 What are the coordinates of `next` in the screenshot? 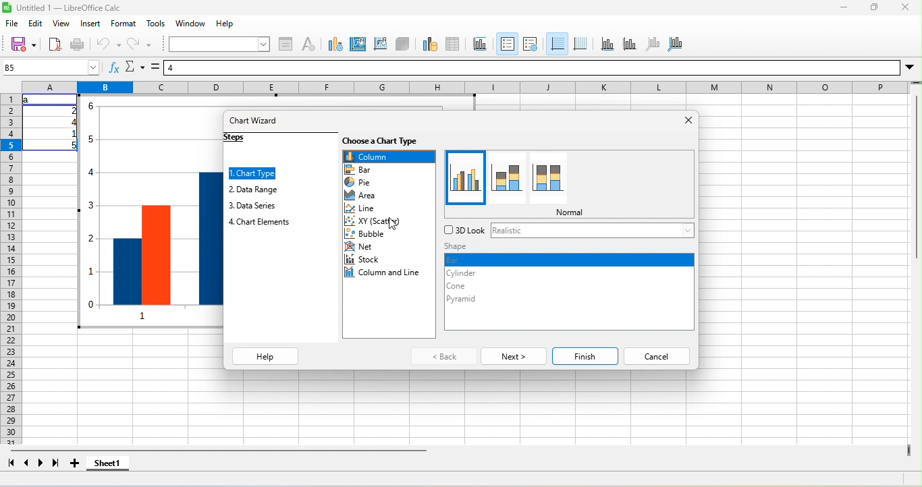 It's located at (514, 356).